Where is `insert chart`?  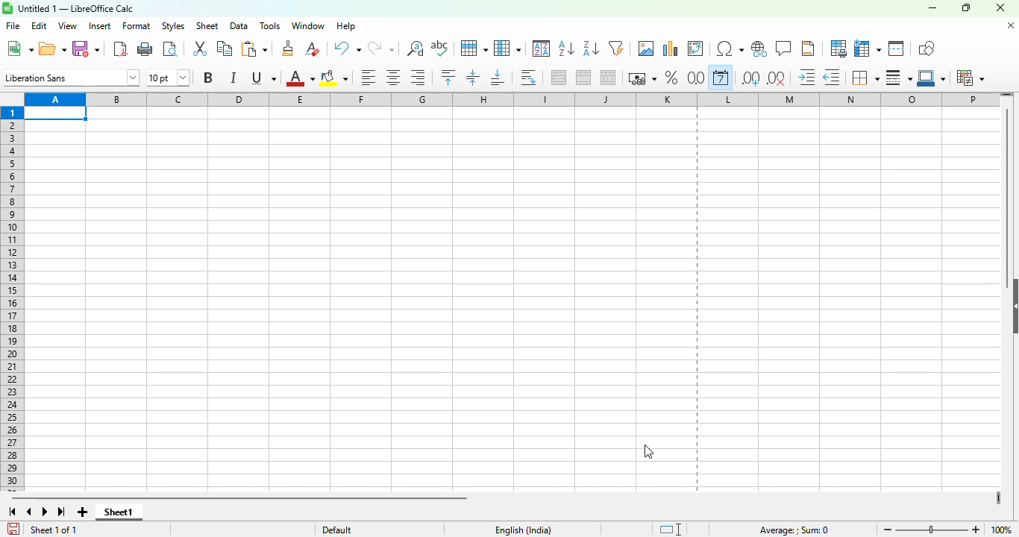
insert chart is located at coordinates (670, 48).